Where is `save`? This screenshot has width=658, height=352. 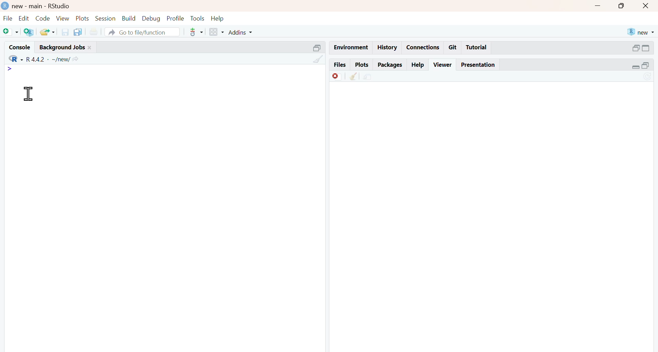 save is located at coordinates (65, 32).